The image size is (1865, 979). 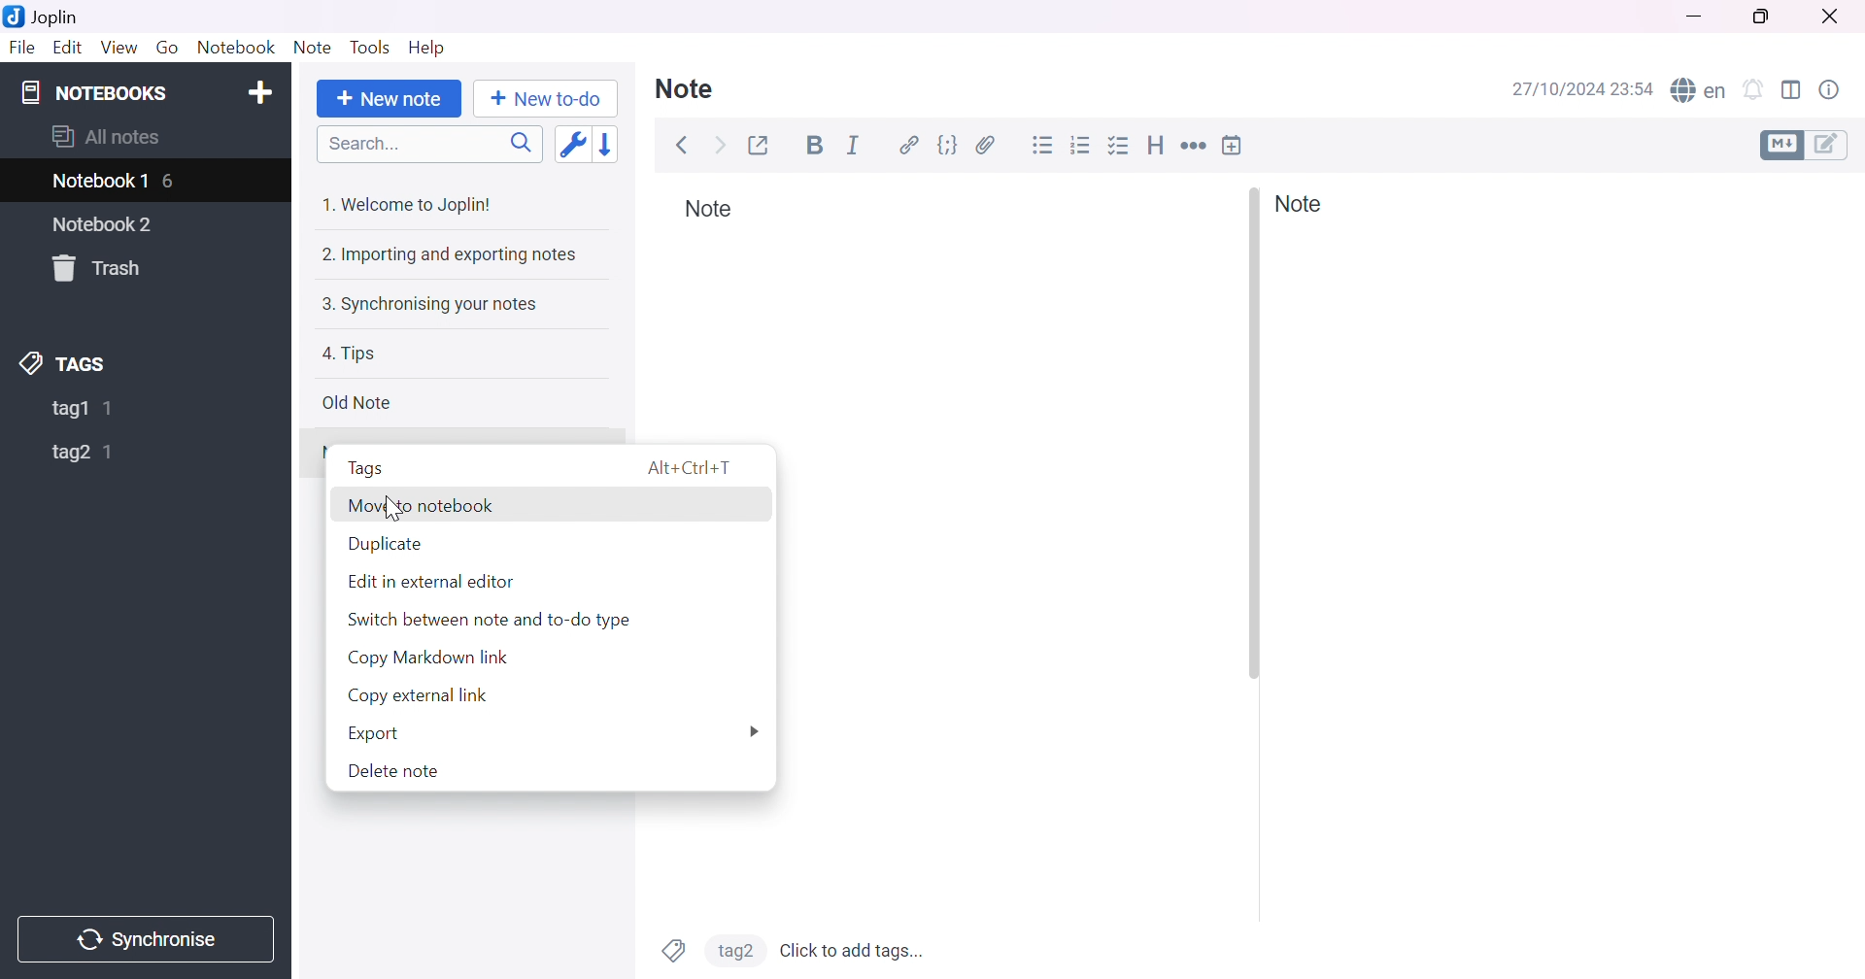 I want to click on Spell checker, so click(x=1699, y=87).